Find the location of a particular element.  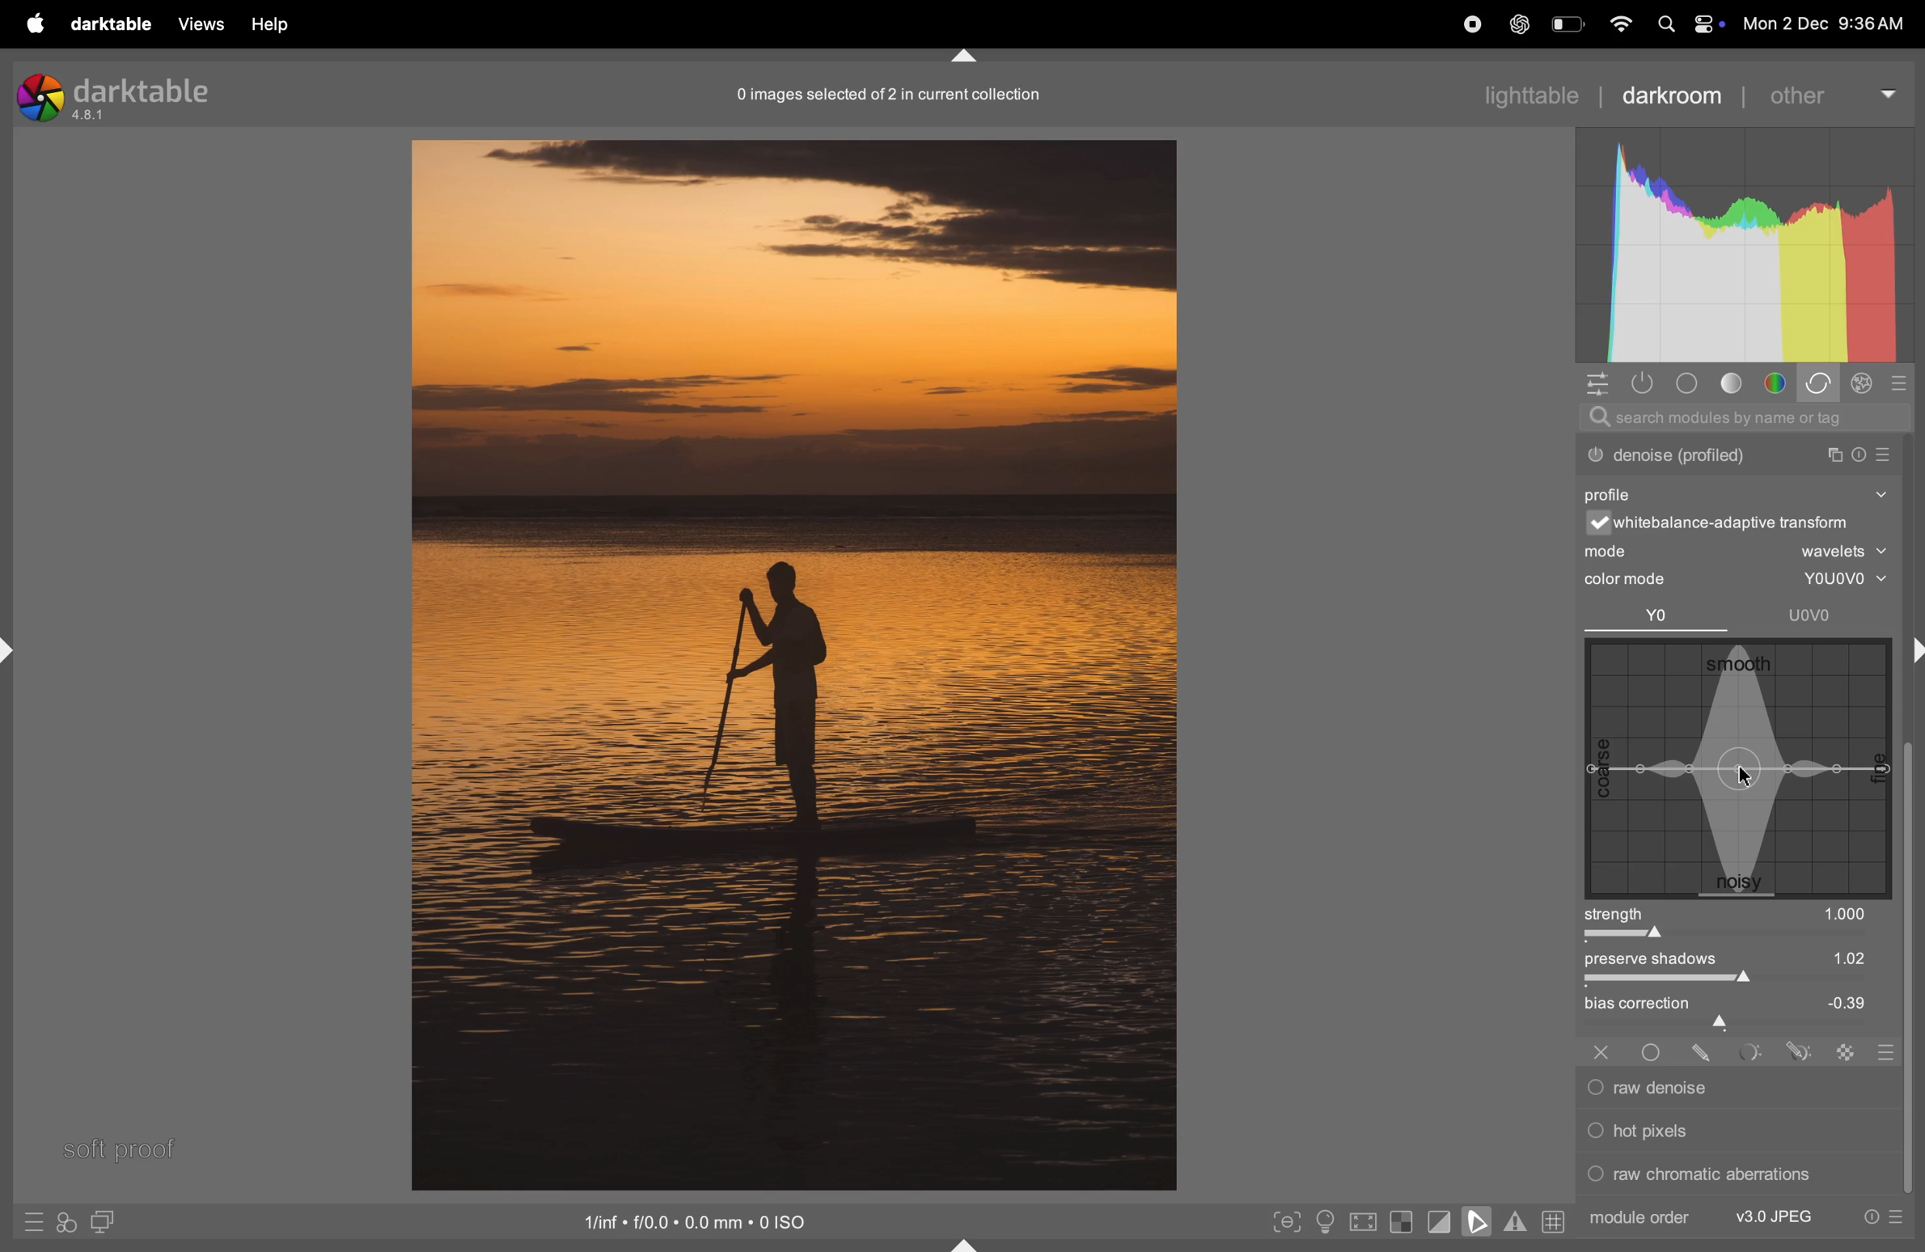

toggle clipping indication is located at coordinates (1437, 1224).